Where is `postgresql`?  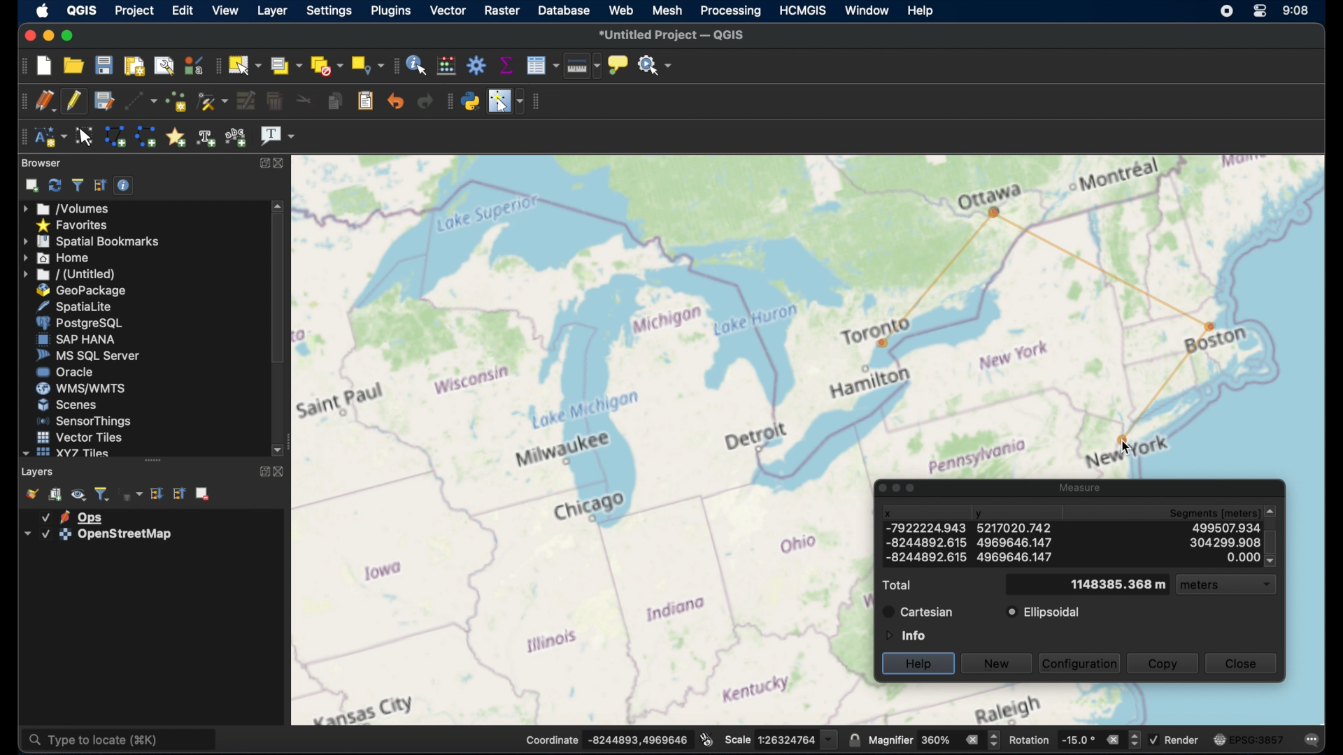
postgresql is located at coordinates (85, 323).